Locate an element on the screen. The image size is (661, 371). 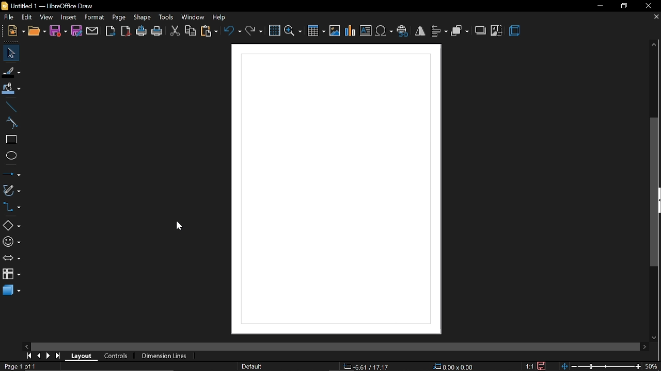
paste is located at coordinates (209, 32).